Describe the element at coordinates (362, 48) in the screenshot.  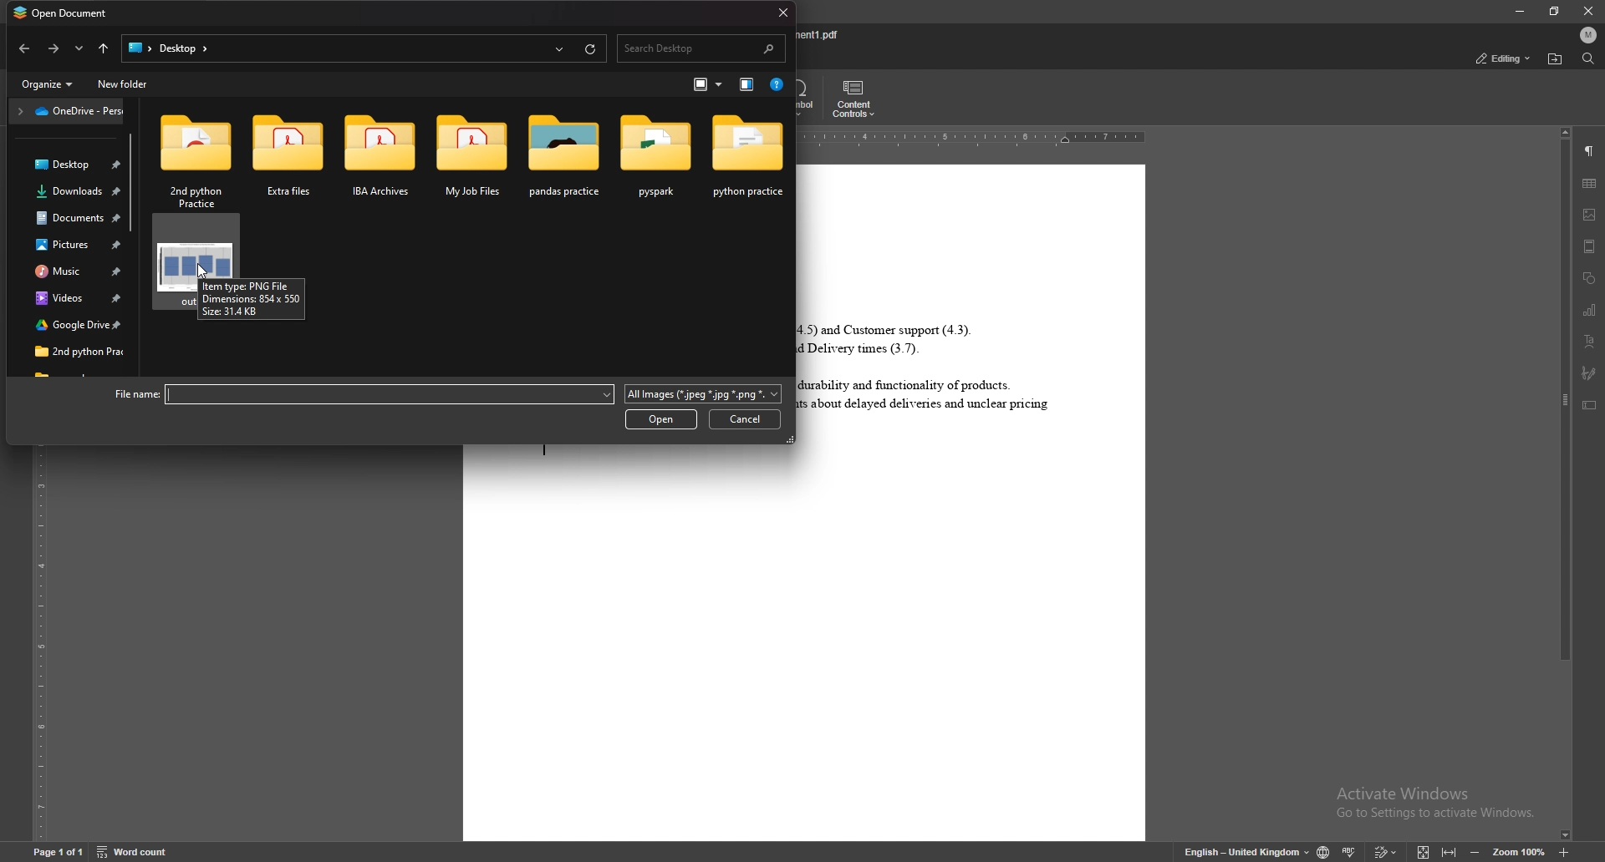
I see `file path` at that location.